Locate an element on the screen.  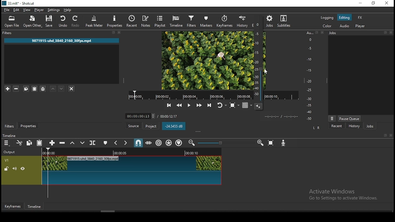
remove selected filters is located at coordinates (16, 89).